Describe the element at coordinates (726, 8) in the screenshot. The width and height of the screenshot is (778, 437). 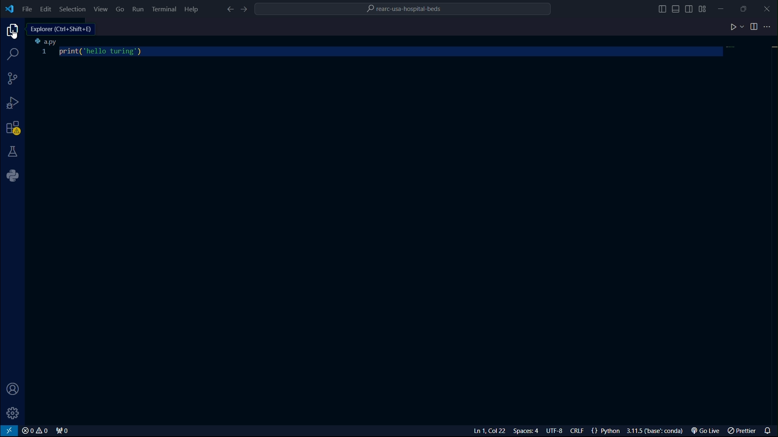
I see `minimize` at that location.